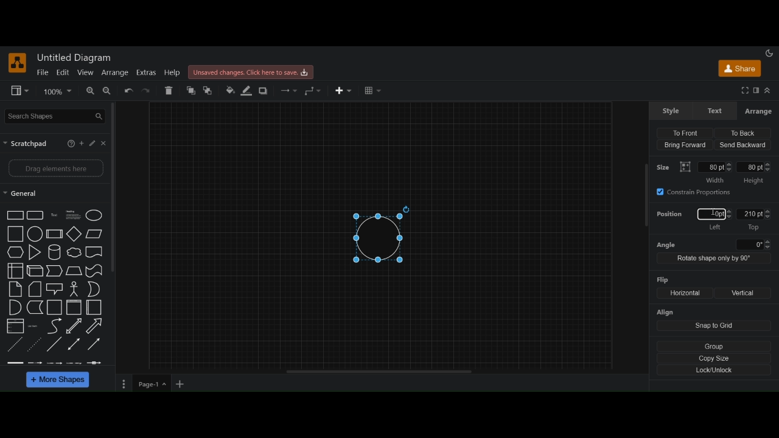 This screenshot has width=779, height=438. What do you see at coordinates (94, 251) in the screenshot?
I see `square free shape` at bounding box center [94, 251].